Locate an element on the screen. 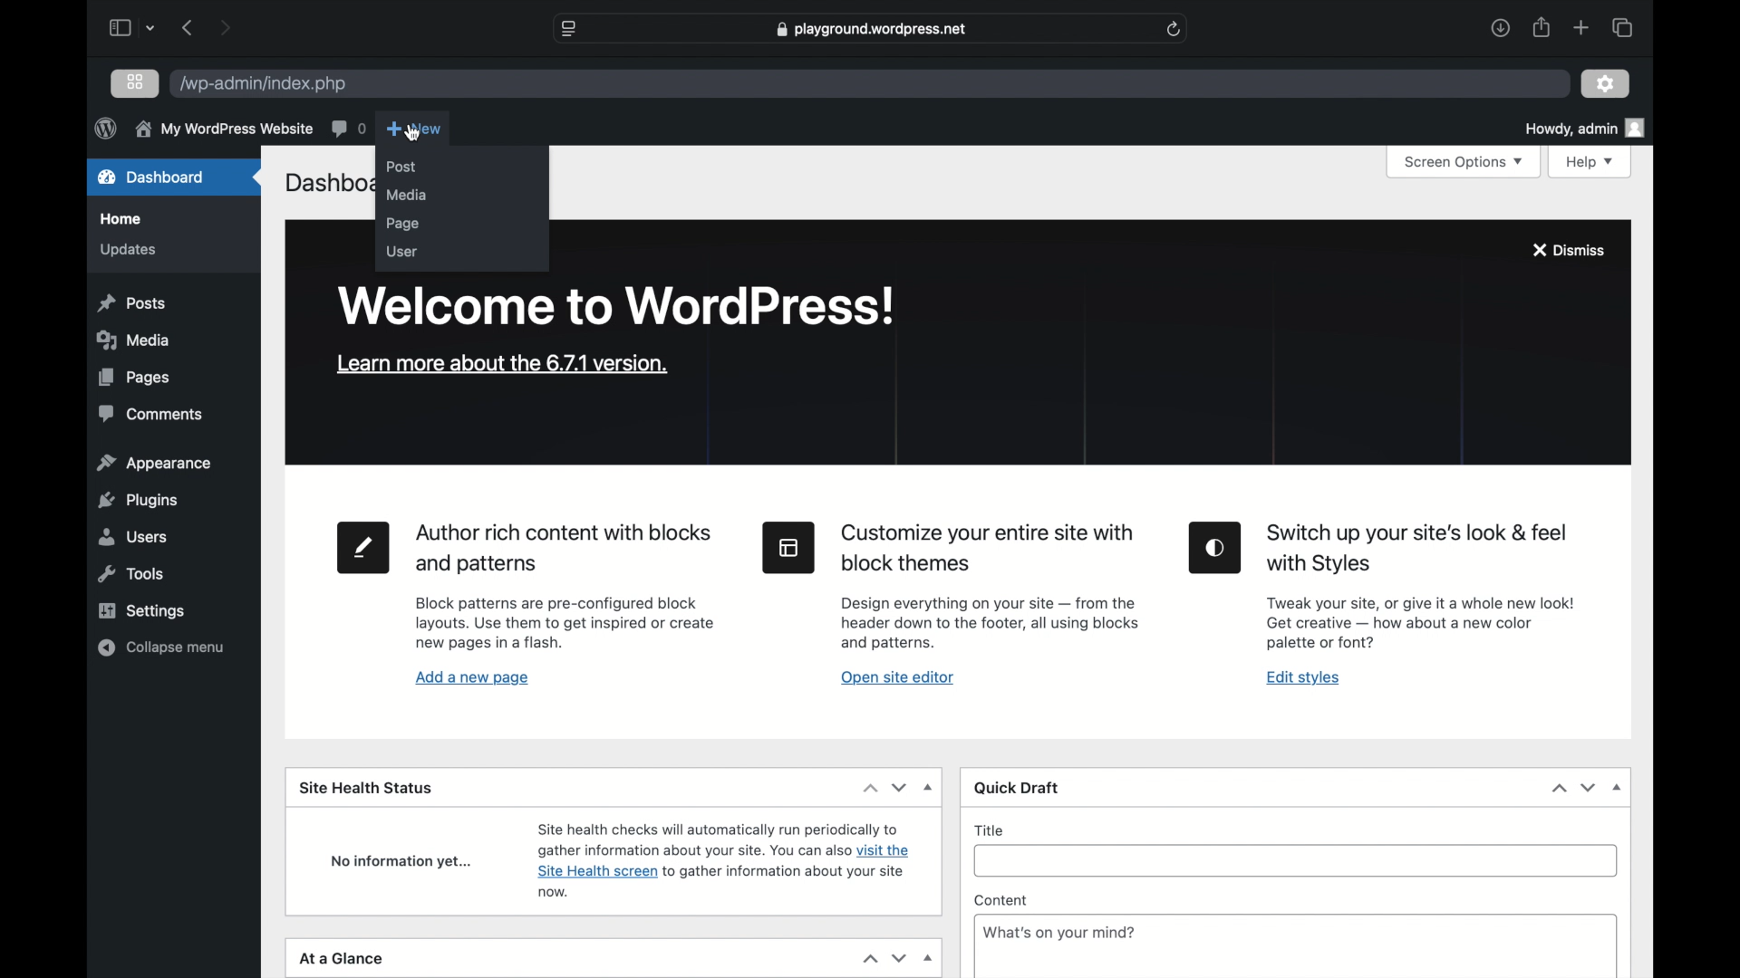 The image size is (1740, 978). settings is located at coordinates (140, 610).